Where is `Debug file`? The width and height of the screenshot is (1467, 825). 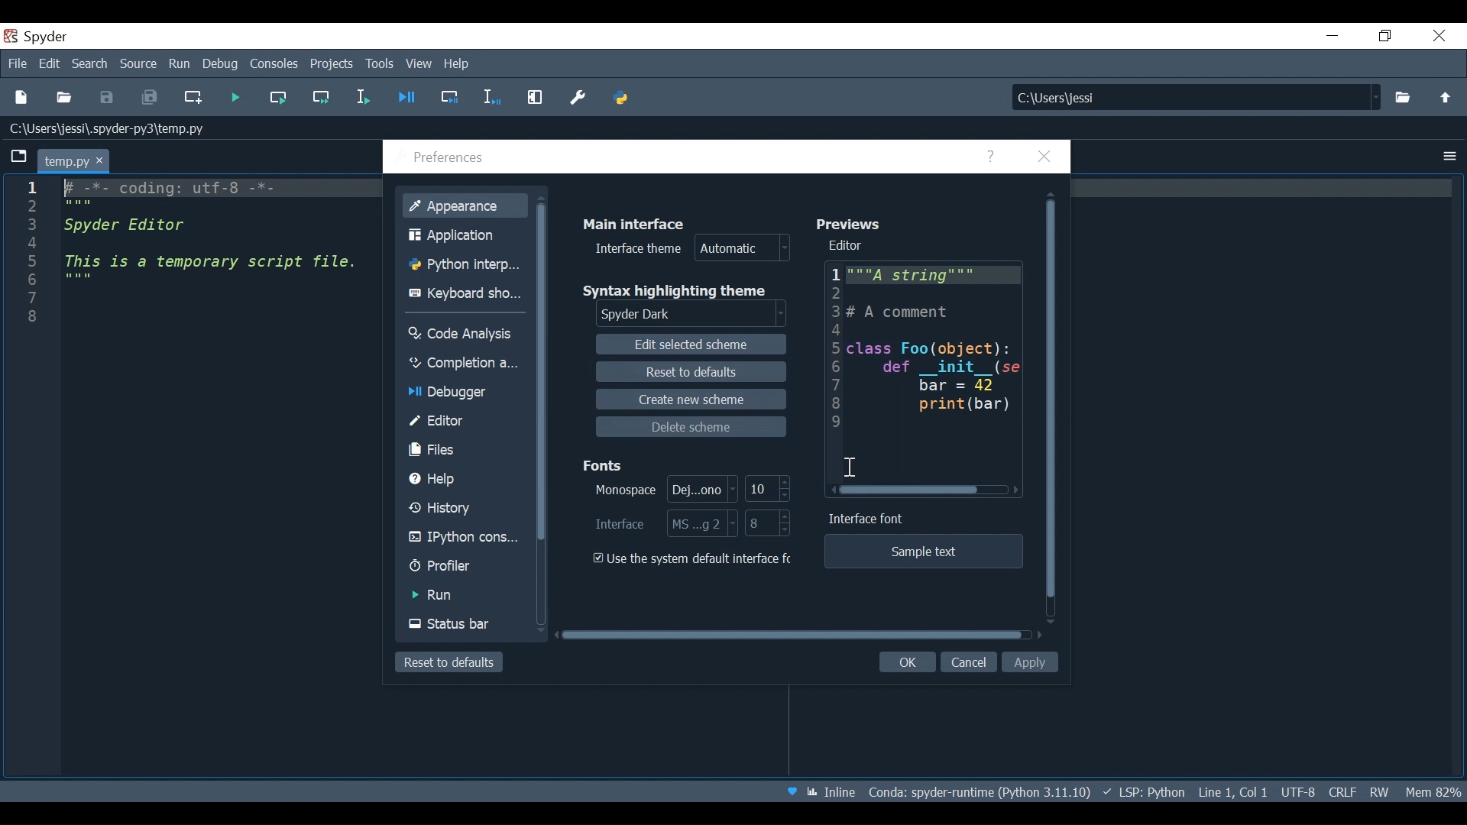
Debug file is located at coordinates (406, 99).